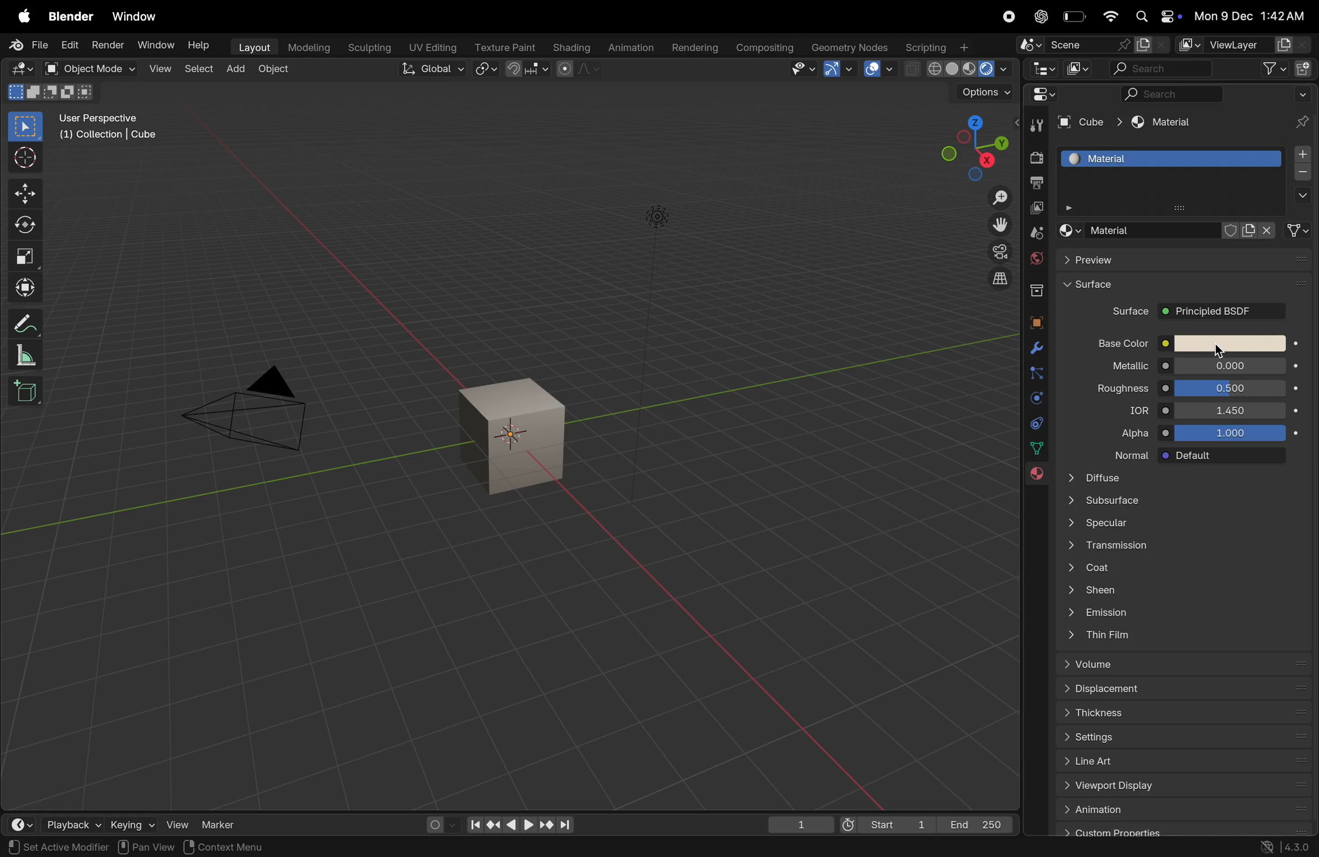 The height and width of the screenshot is (857, 1319). Describe the element at coordinates (108, 44) in the screenshot. I see `render` at that location.